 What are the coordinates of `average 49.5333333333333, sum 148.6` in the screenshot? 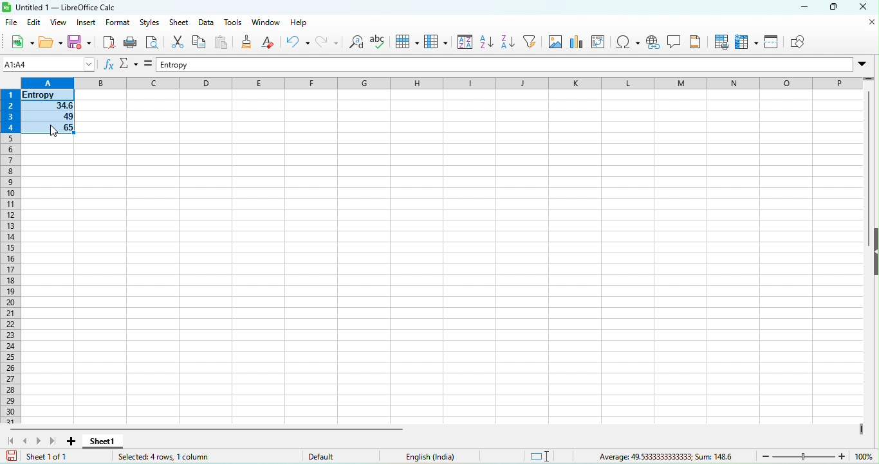 It's located at (665, 457).